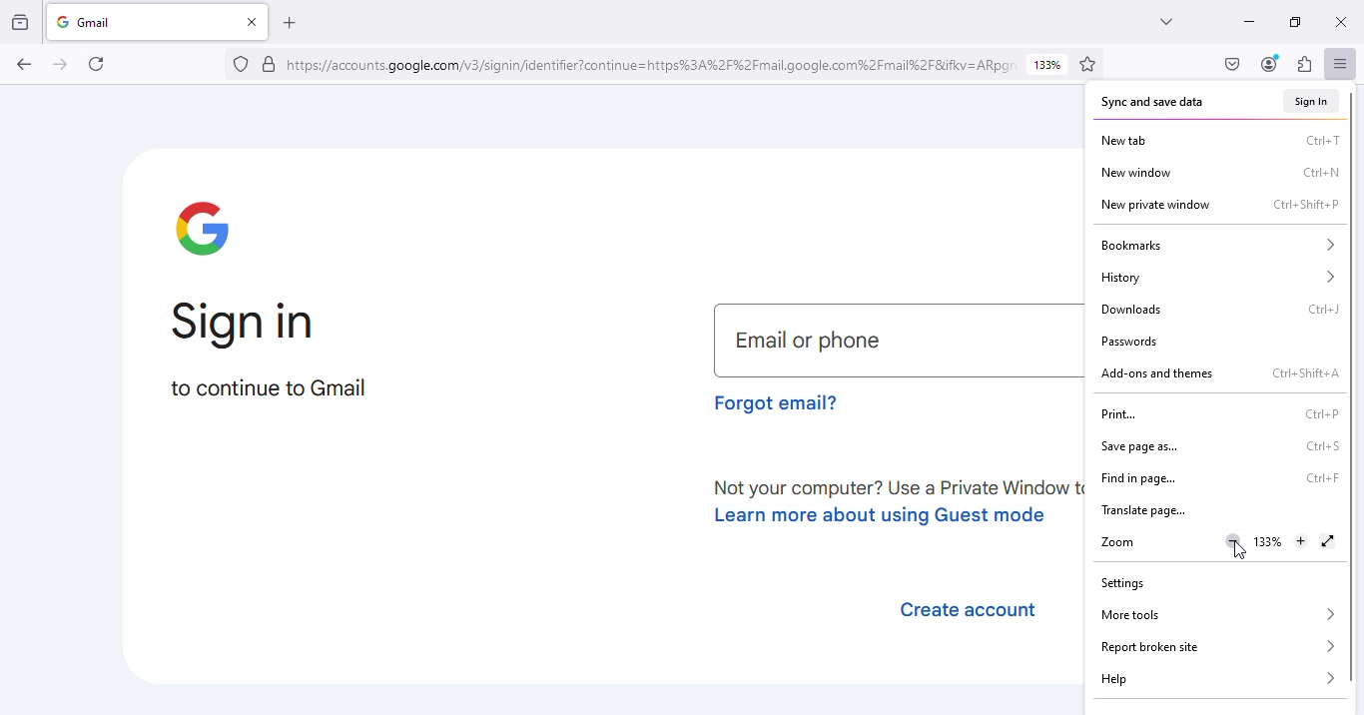 The image size is (1364, 715). What do you see at coordinates (776, 403) in the screenshot?
I see `forgot email?` at bounding box center [776, 403].